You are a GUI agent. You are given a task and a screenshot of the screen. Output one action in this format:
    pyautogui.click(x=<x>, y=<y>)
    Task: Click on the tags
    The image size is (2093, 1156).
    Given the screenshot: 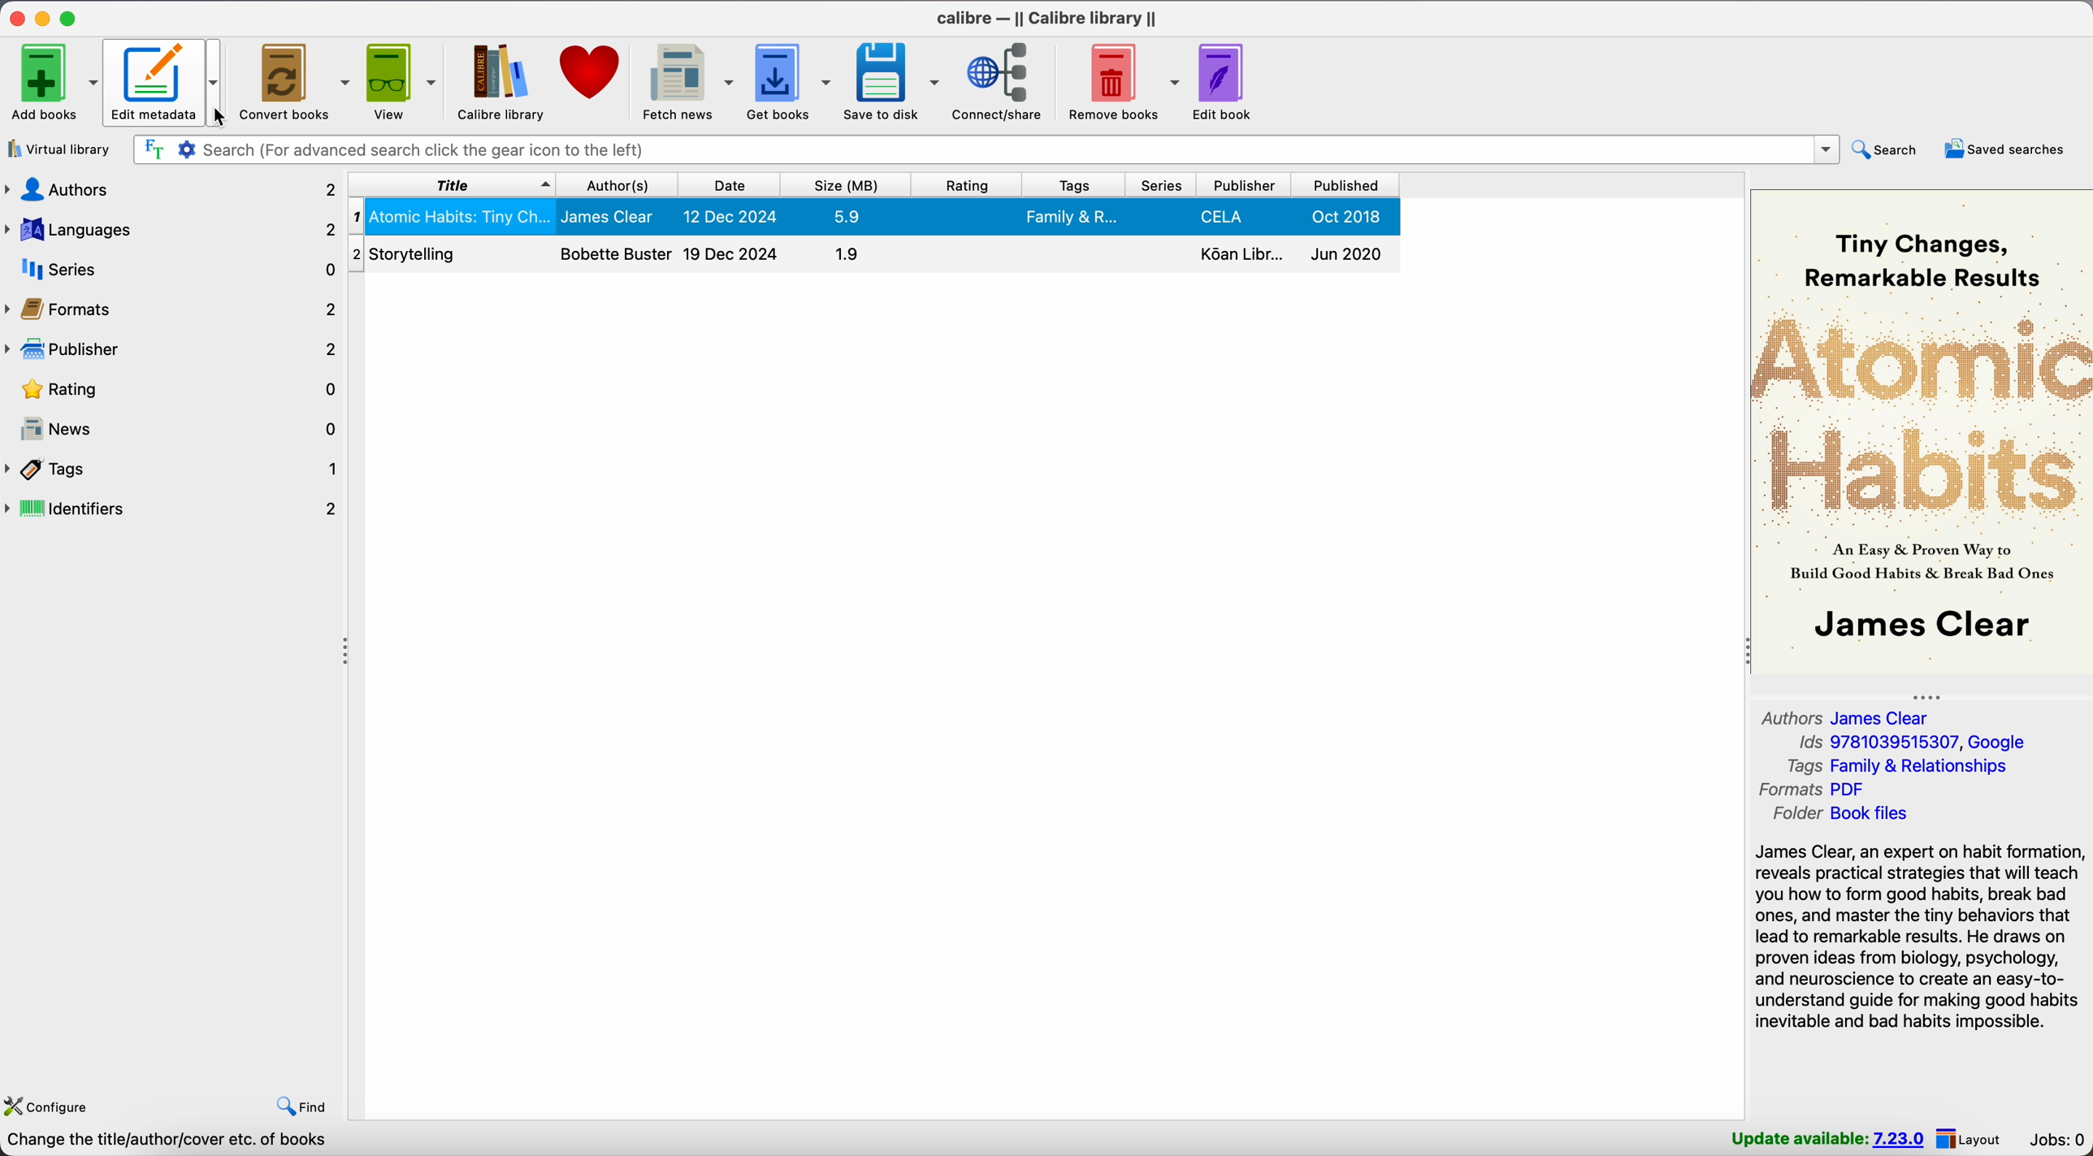 What is the action you would take?
    pyautogui.click(x=174, y=469)
    